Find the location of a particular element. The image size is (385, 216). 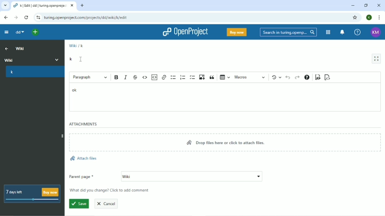

Bold is located at coordinates (116, 78).